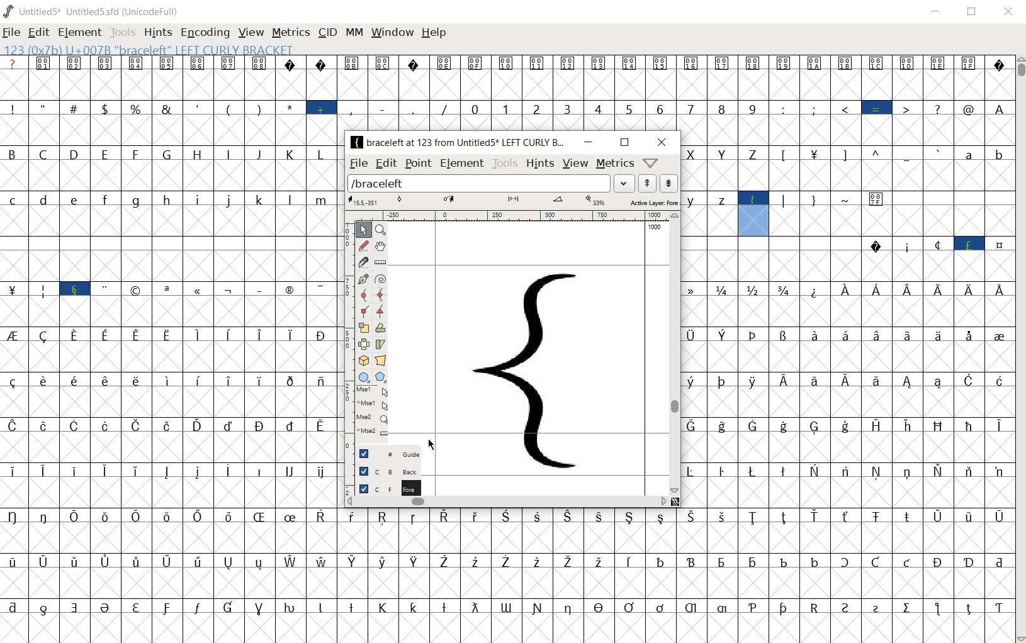  I want to click on mm, so click(354, 33).